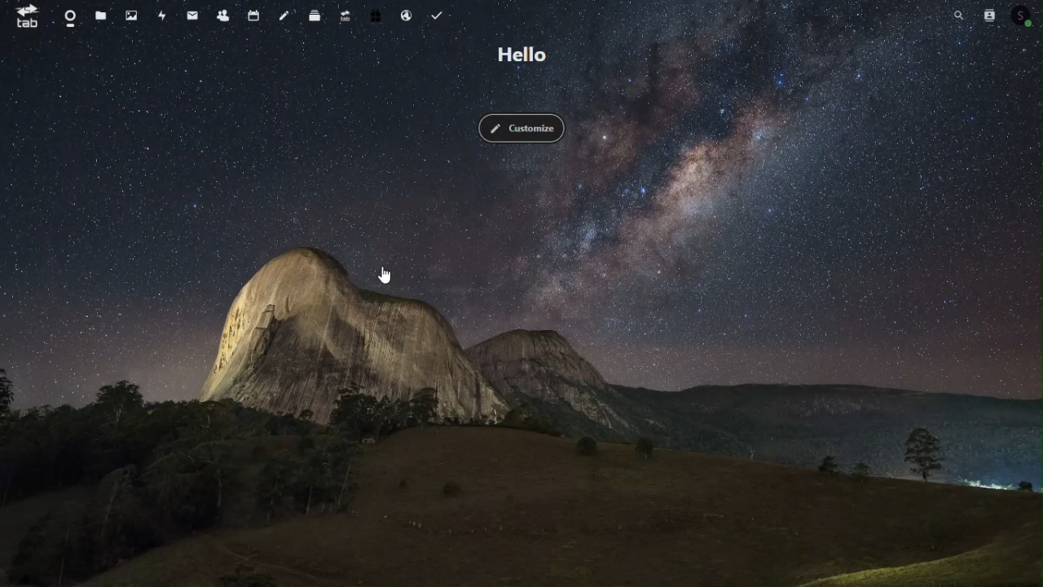 This screenshot has width=1043, height=587. Describe the element at coordinates (27, 18) in the screenshot. I see `tab` at that location.